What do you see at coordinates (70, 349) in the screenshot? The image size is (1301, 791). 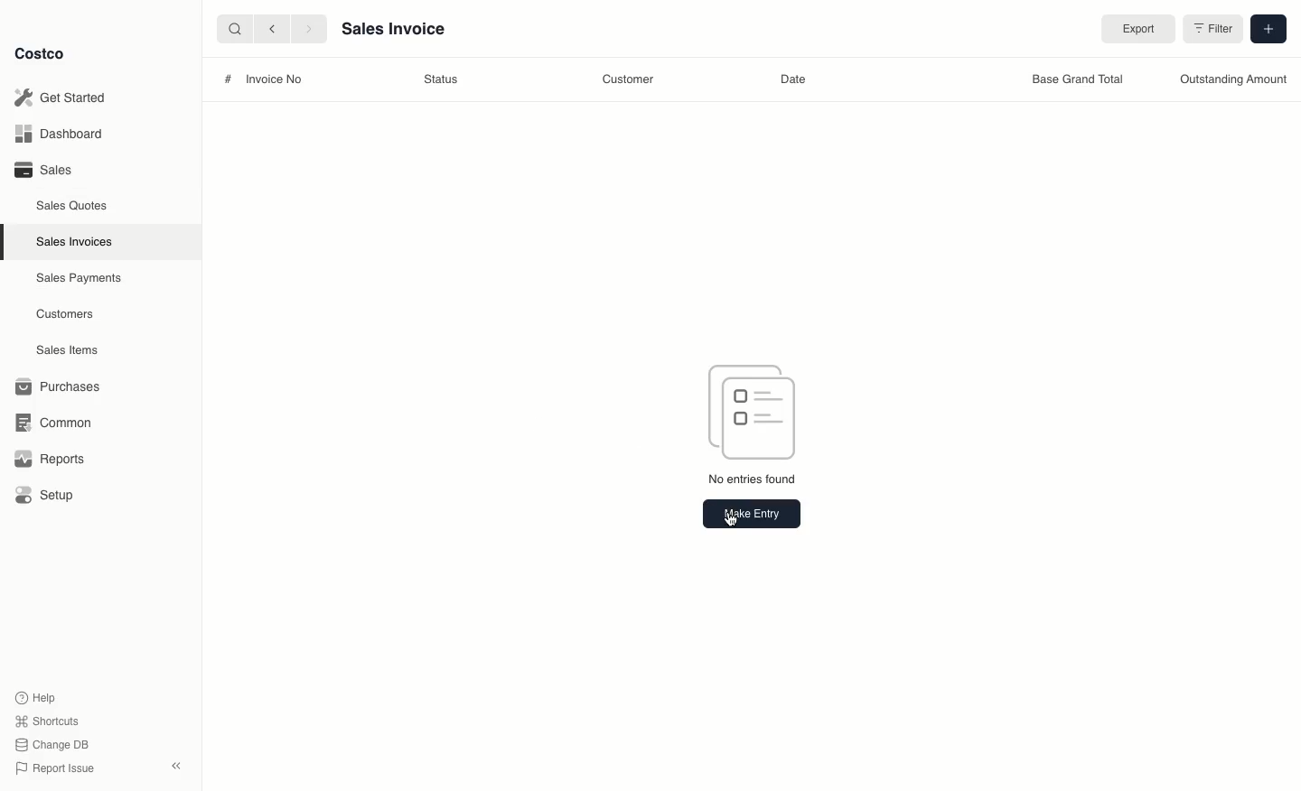 I see `Sales Items` at bounding box center [70, 349].